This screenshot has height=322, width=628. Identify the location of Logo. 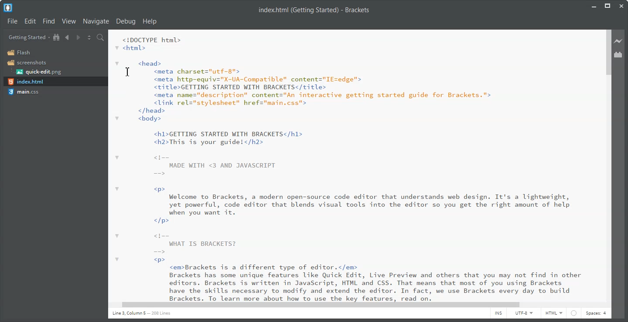
(9, 8).